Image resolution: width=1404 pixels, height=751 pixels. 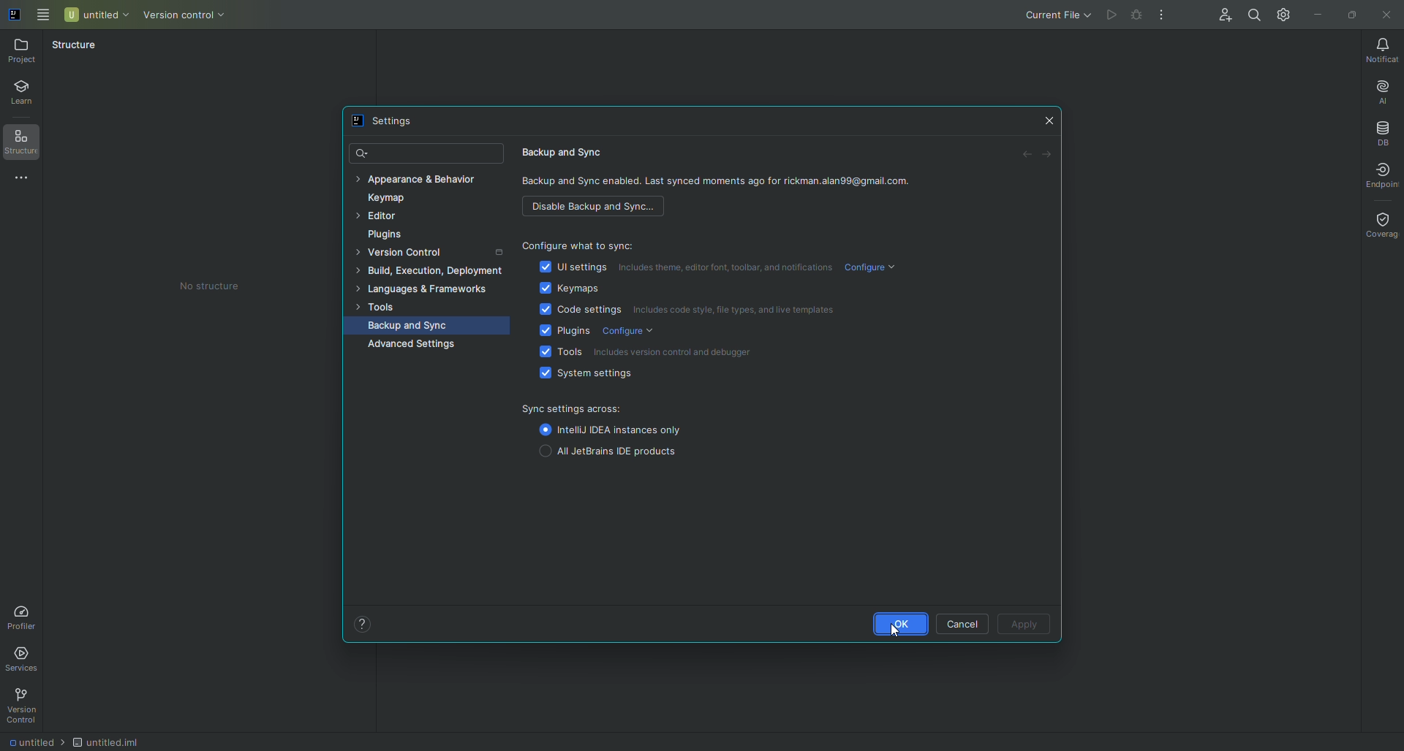 I want to click on Appearance and Behavior, so click(x=426, y=180).